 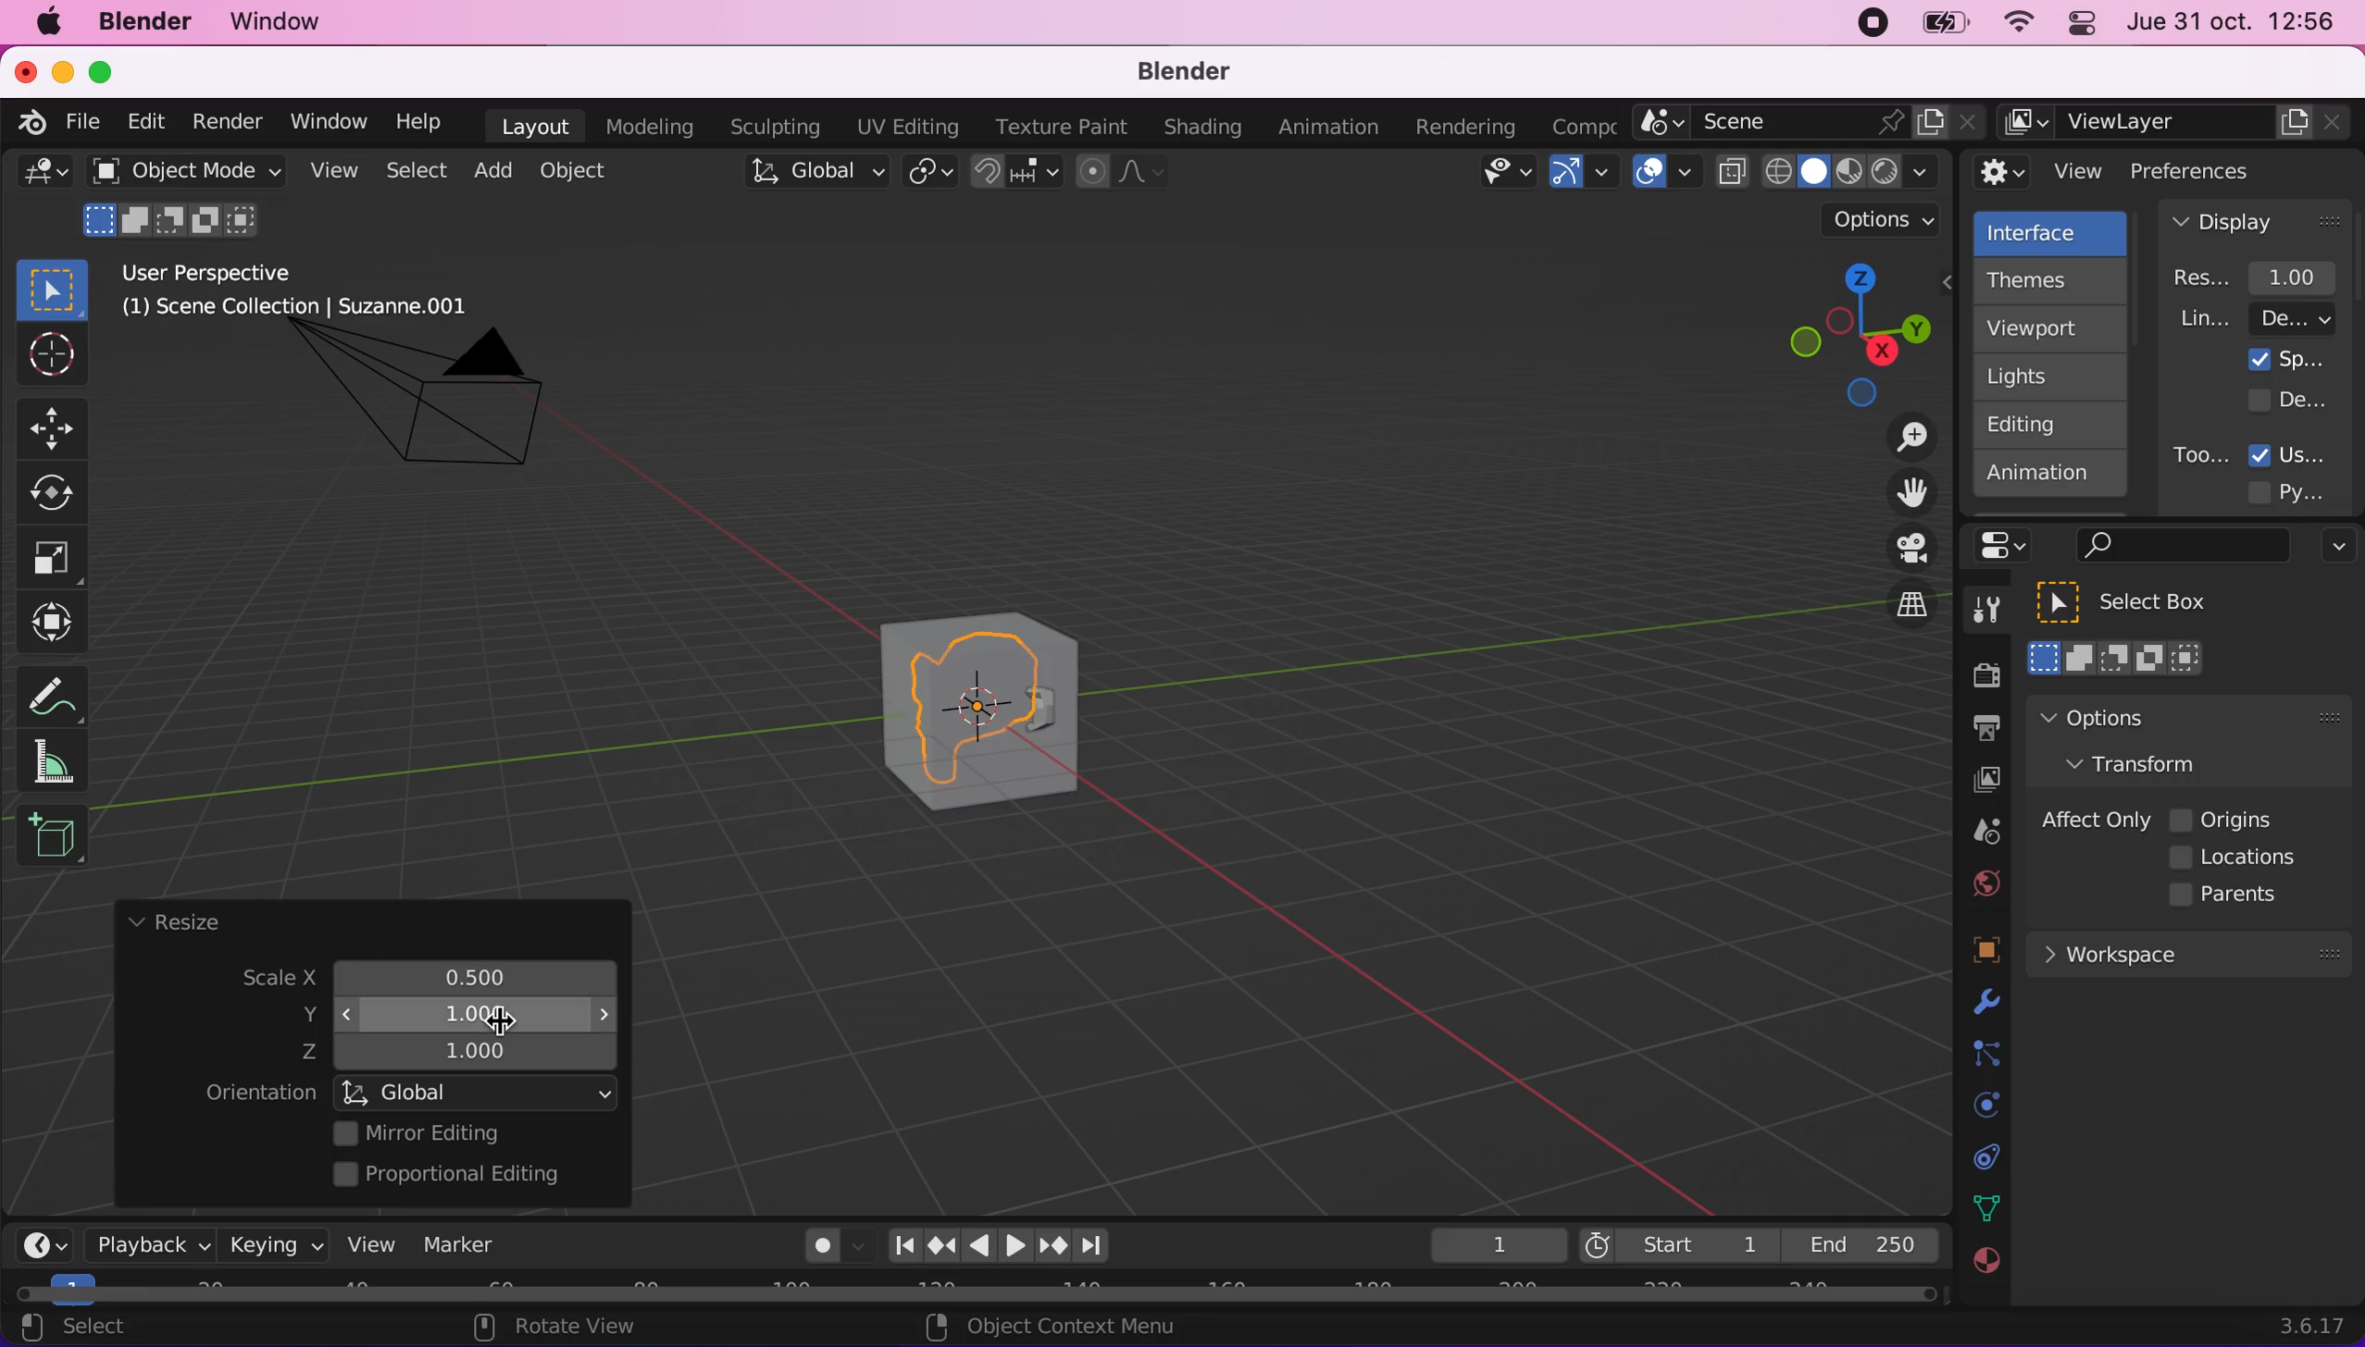 What do you see at coordinates (976, 1294) in the screenshot?
I see `horizontal scroll bar` at bounding box center [976, 1294].